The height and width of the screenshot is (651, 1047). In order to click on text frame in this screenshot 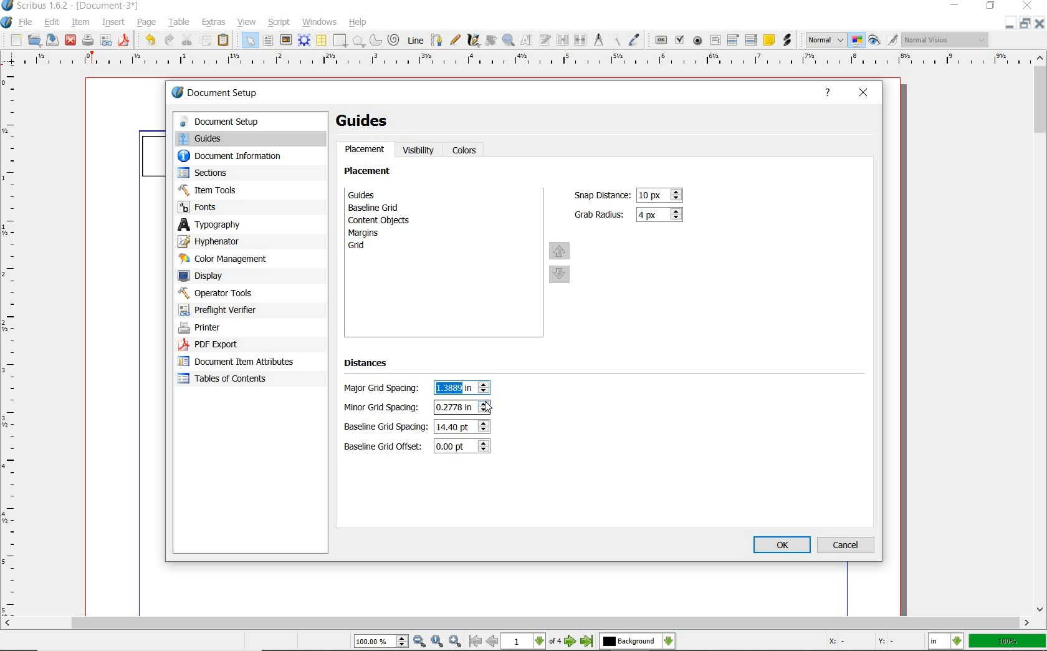, I will do `click(269, 42)`.